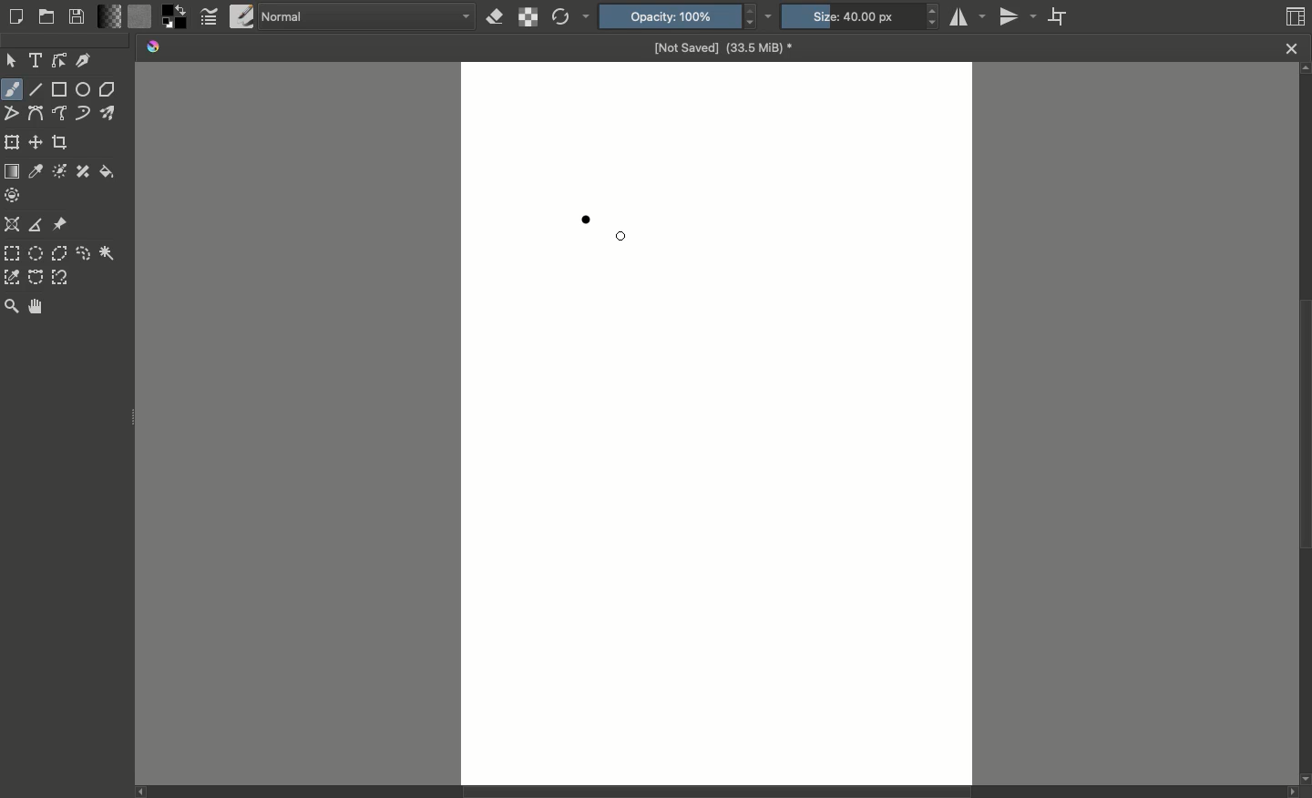 The height and width of the screenshot is (798, 1312). What do you see at coordinates (83, 113) in the screenshot?
I see `Dynamic brush tool` at bounding box center [83, 113].